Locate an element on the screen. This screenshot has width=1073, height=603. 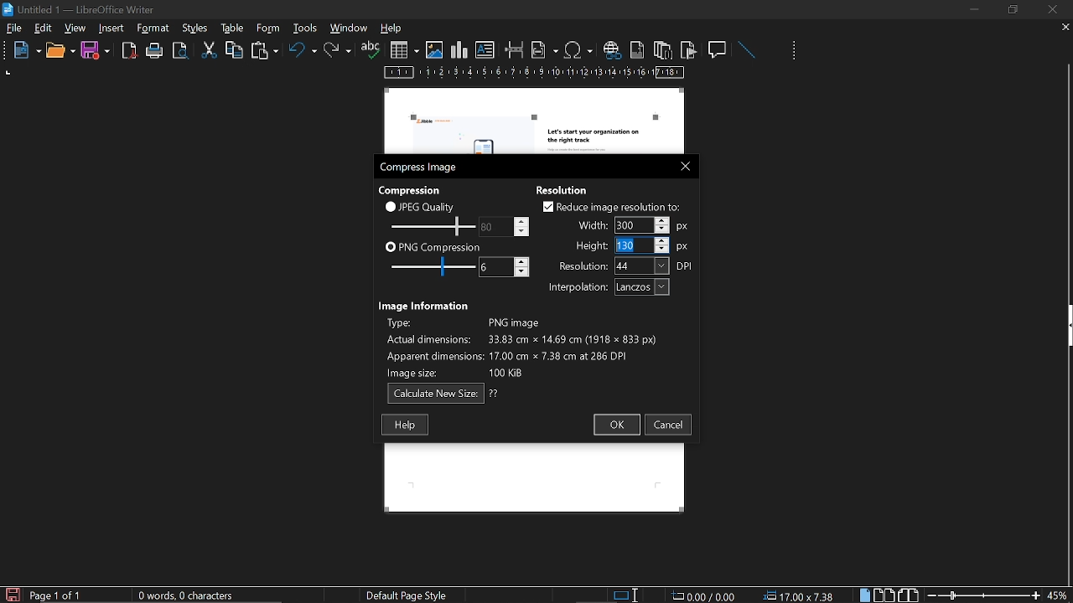
format is located at coordinates (194, 27).